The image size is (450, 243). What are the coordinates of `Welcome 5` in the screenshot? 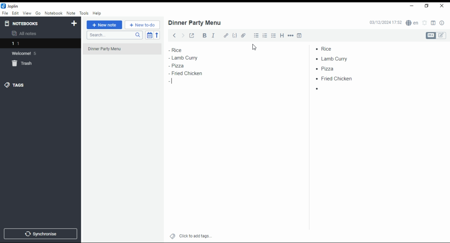 It's located at (28, 53).